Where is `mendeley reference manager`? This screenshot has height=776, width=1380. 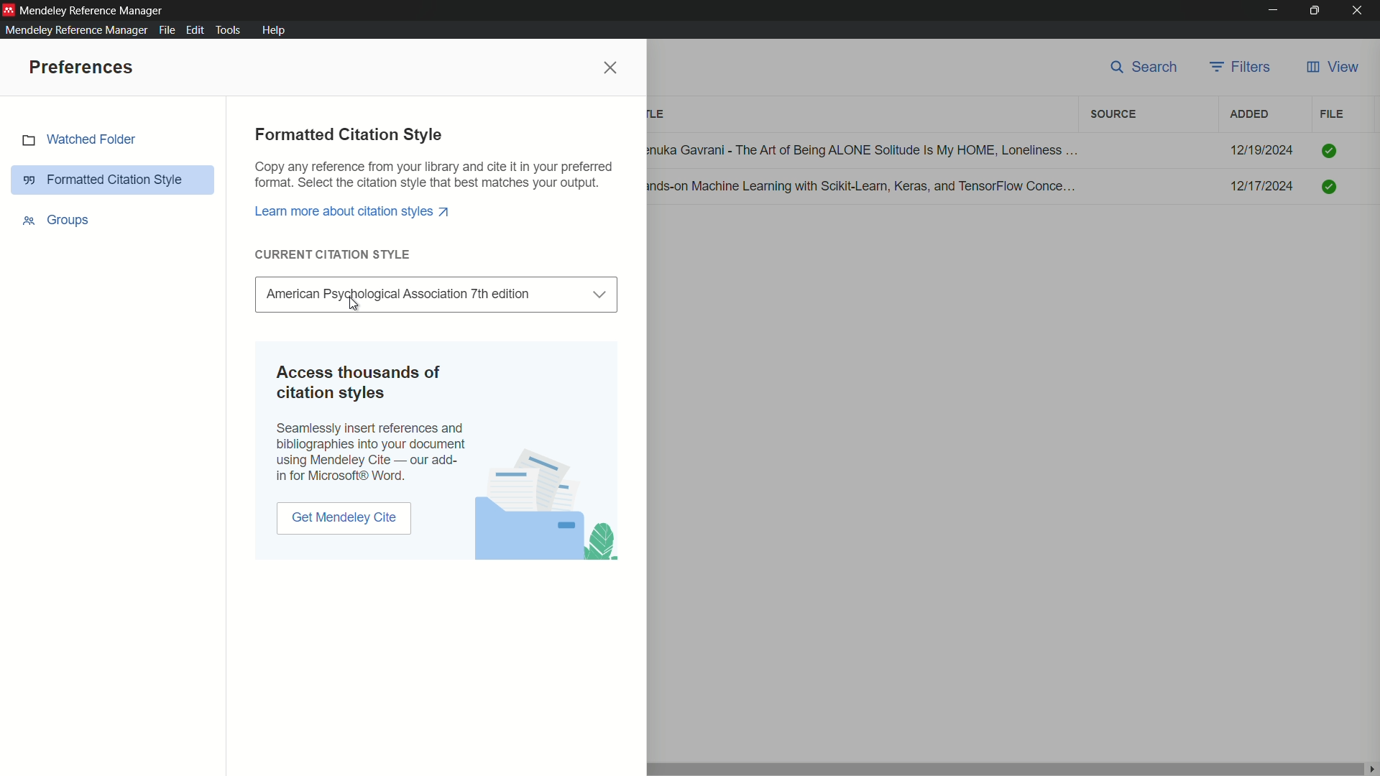
mendeley reference manager is located at coordinates (76, 30).